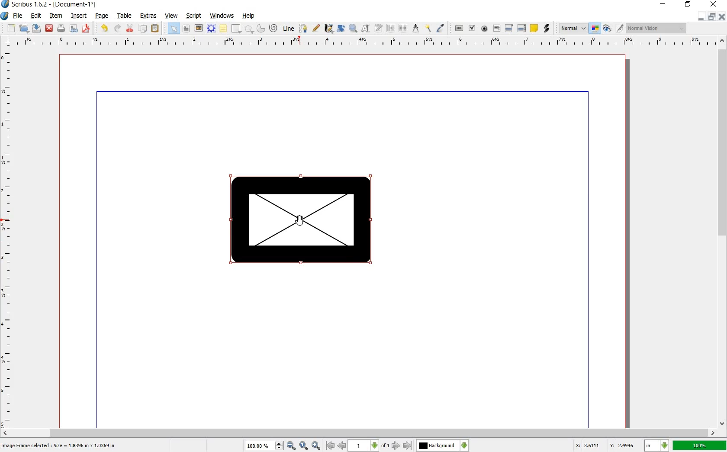 This screenshot has width=727, height=452. What do you see at coordinates (143, 29) in the screenshot?
I see `copy` at bounding box center [143, 29].